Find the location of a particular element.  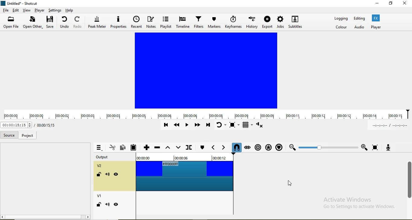

recent is located at coordinates (136, 22).